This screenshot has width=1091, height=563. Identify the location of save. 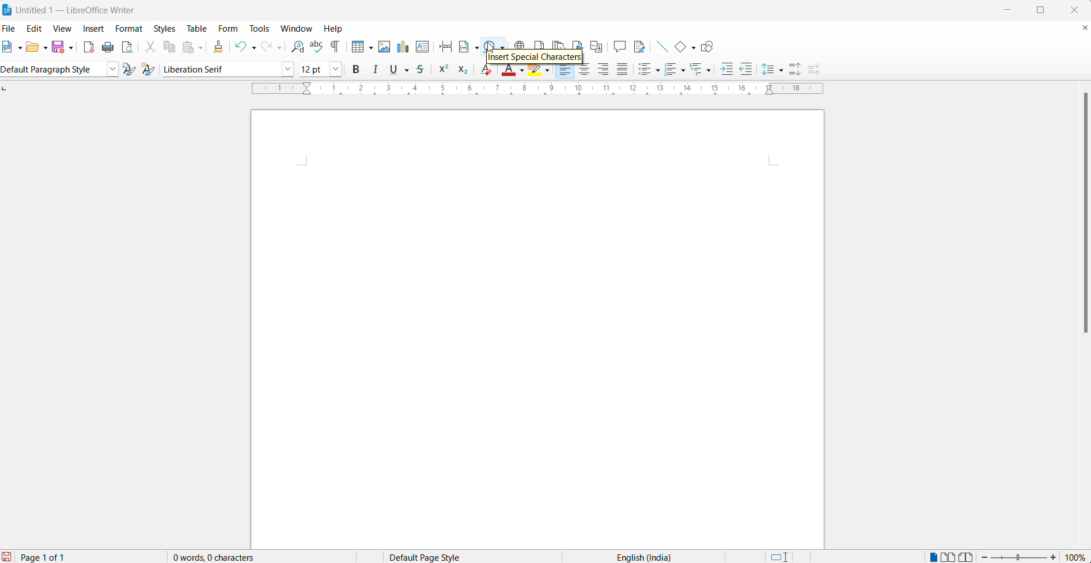
(58, 47).